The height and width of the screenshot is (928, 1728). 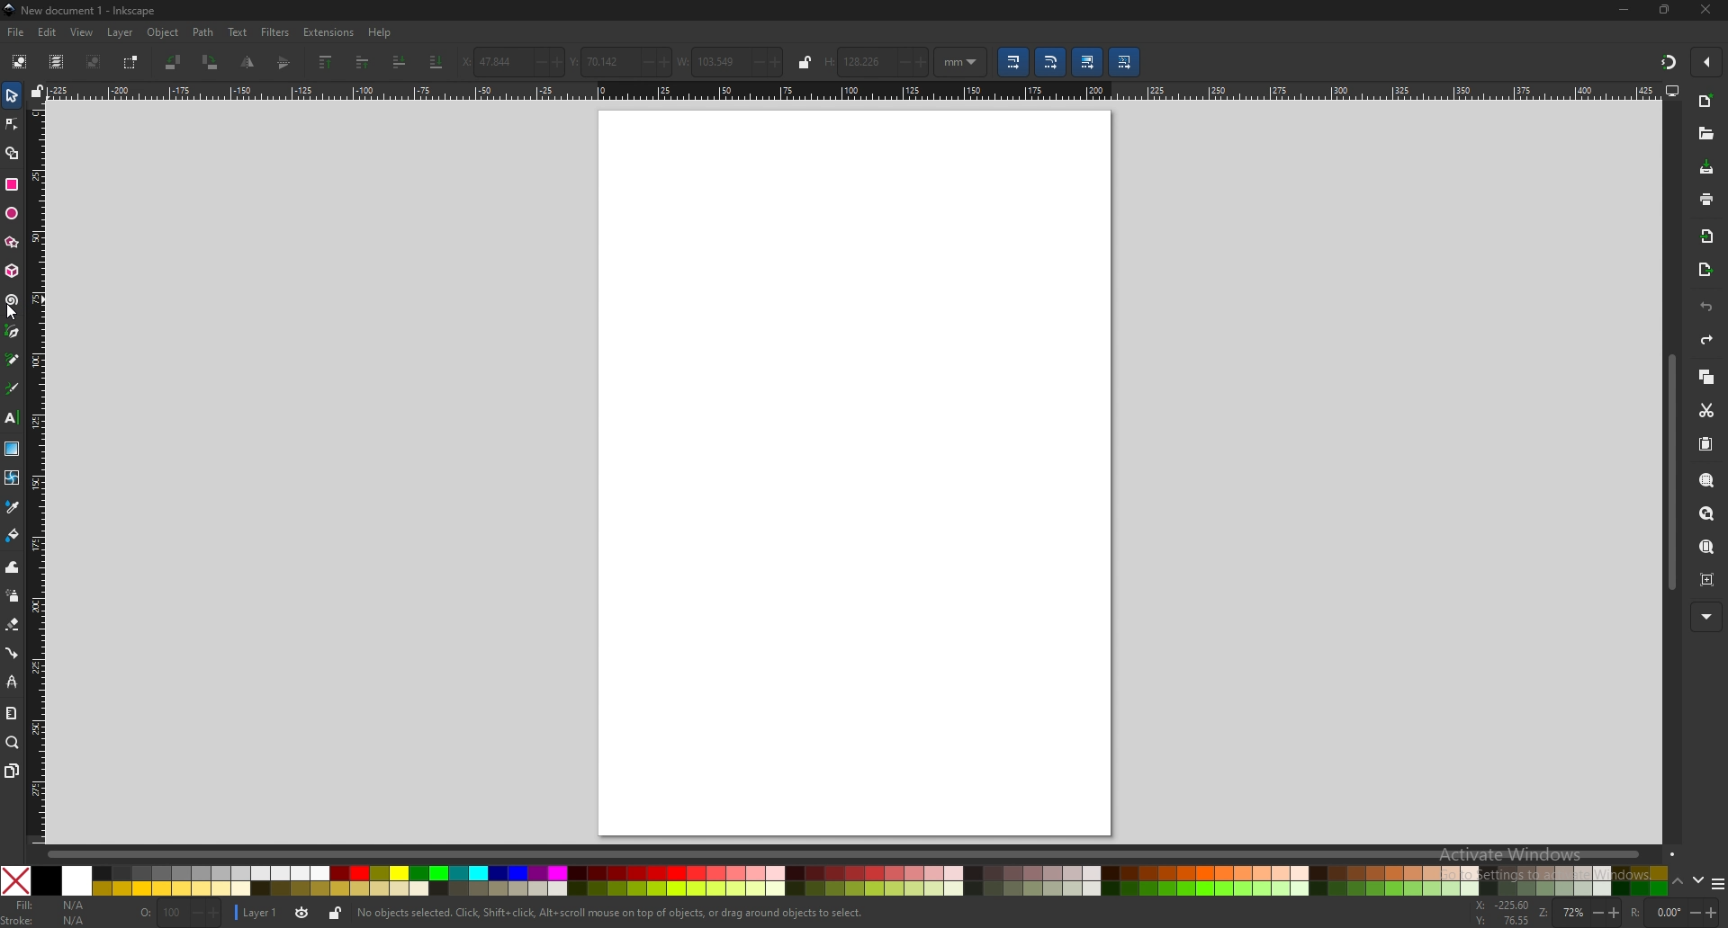 I want to click on eraser, so click(x=13, y=625).